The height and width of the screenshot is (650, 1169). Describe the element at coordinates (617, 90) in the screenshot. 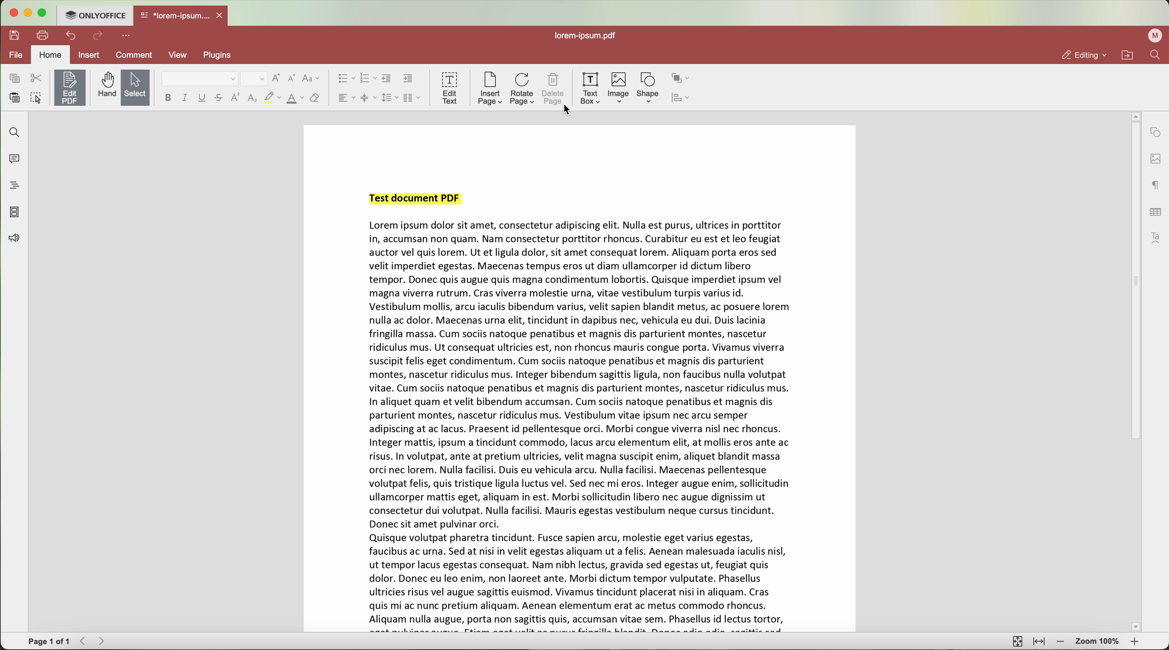

I see `image` at that location.